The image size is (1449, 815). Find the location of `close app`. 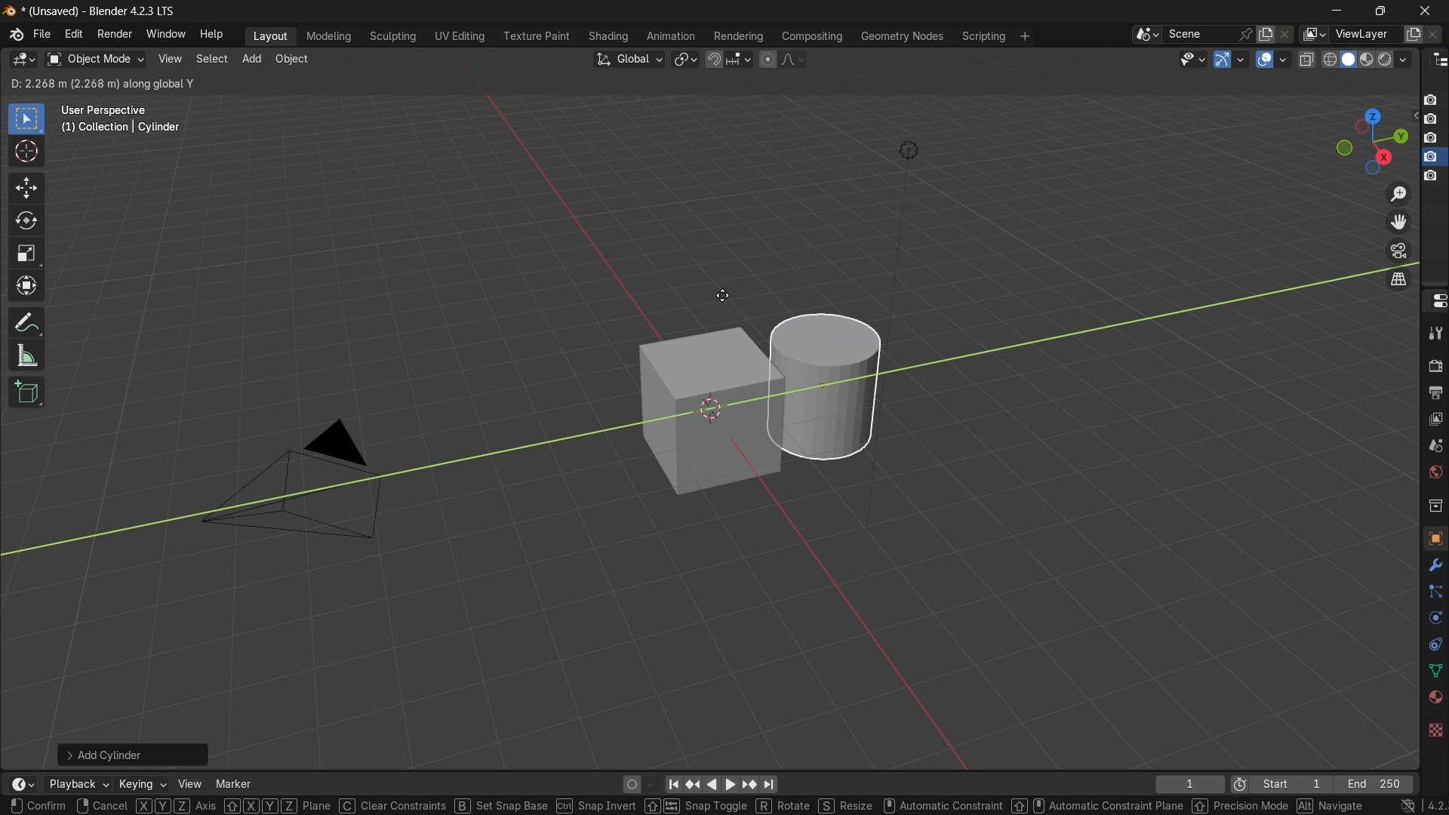

close app is located at coordinates (1426, 11).